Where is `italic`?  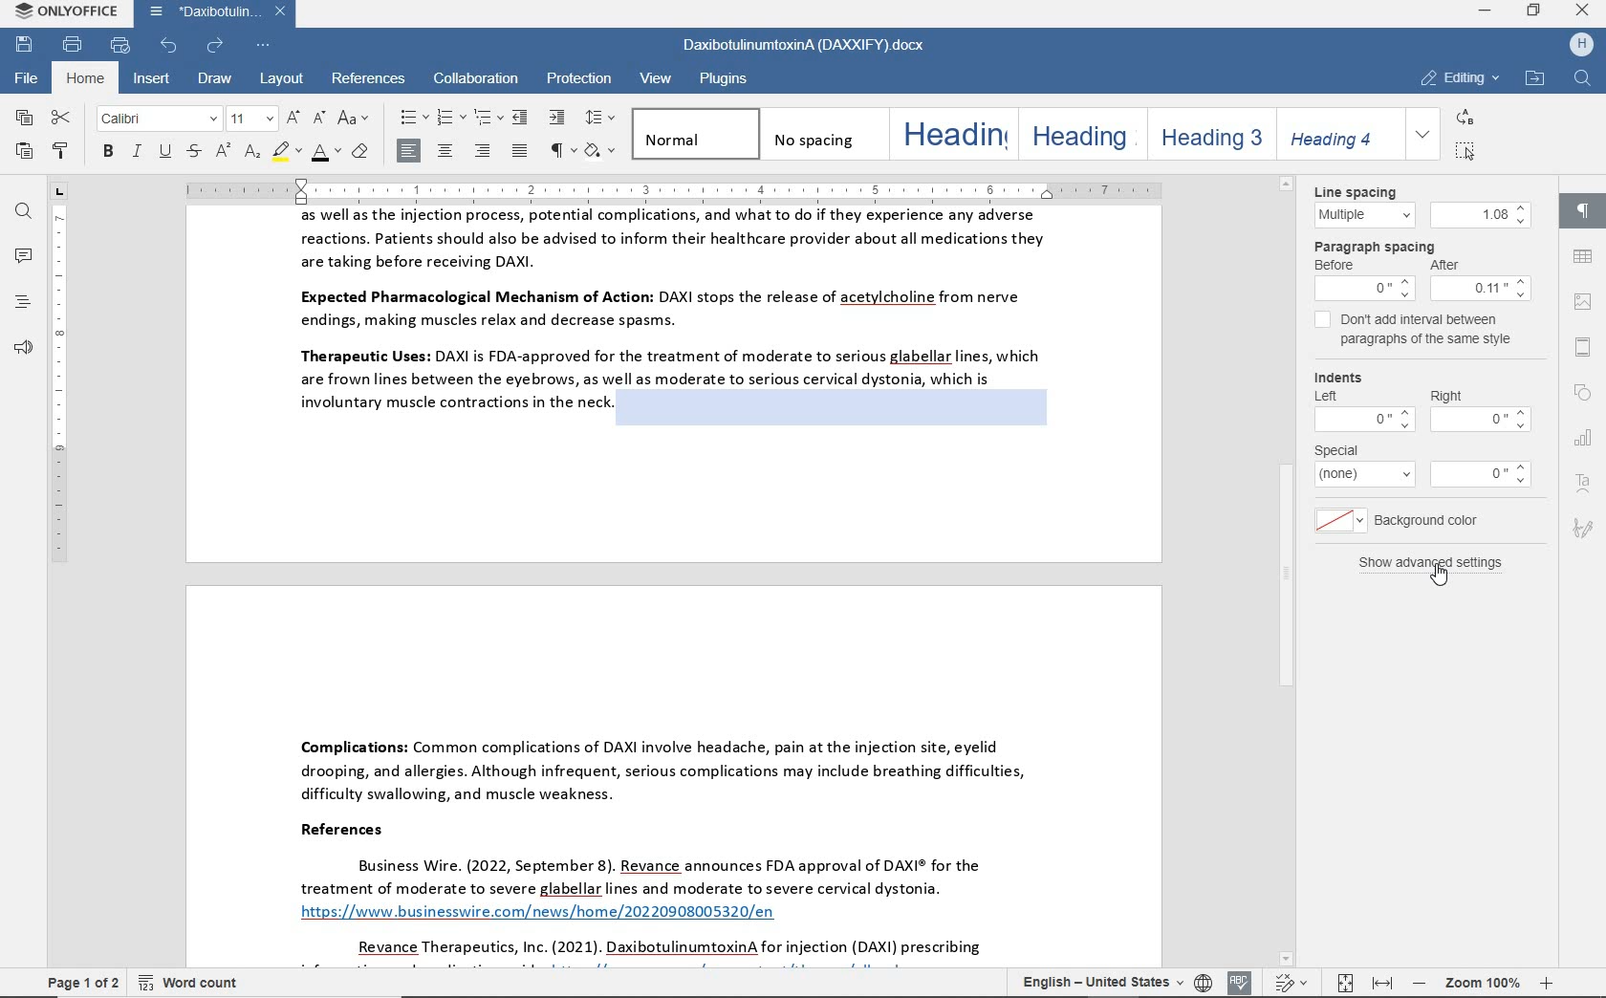
italic is located at coordinates (137, 153).